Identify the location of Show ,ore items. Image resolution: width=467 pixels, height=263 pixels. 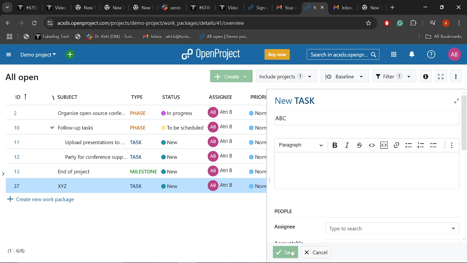
(452, 146).